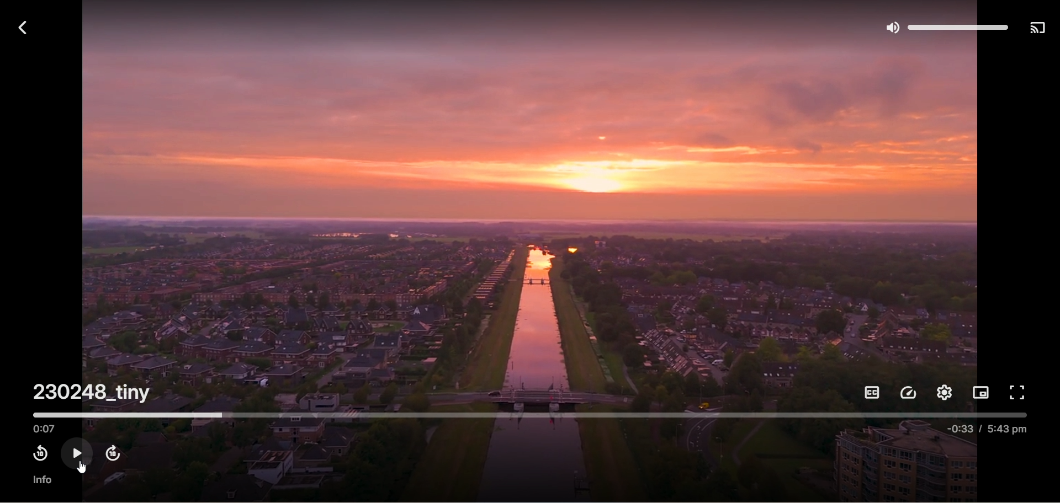  I want to click on 230248_tiny, so click(93, 392).